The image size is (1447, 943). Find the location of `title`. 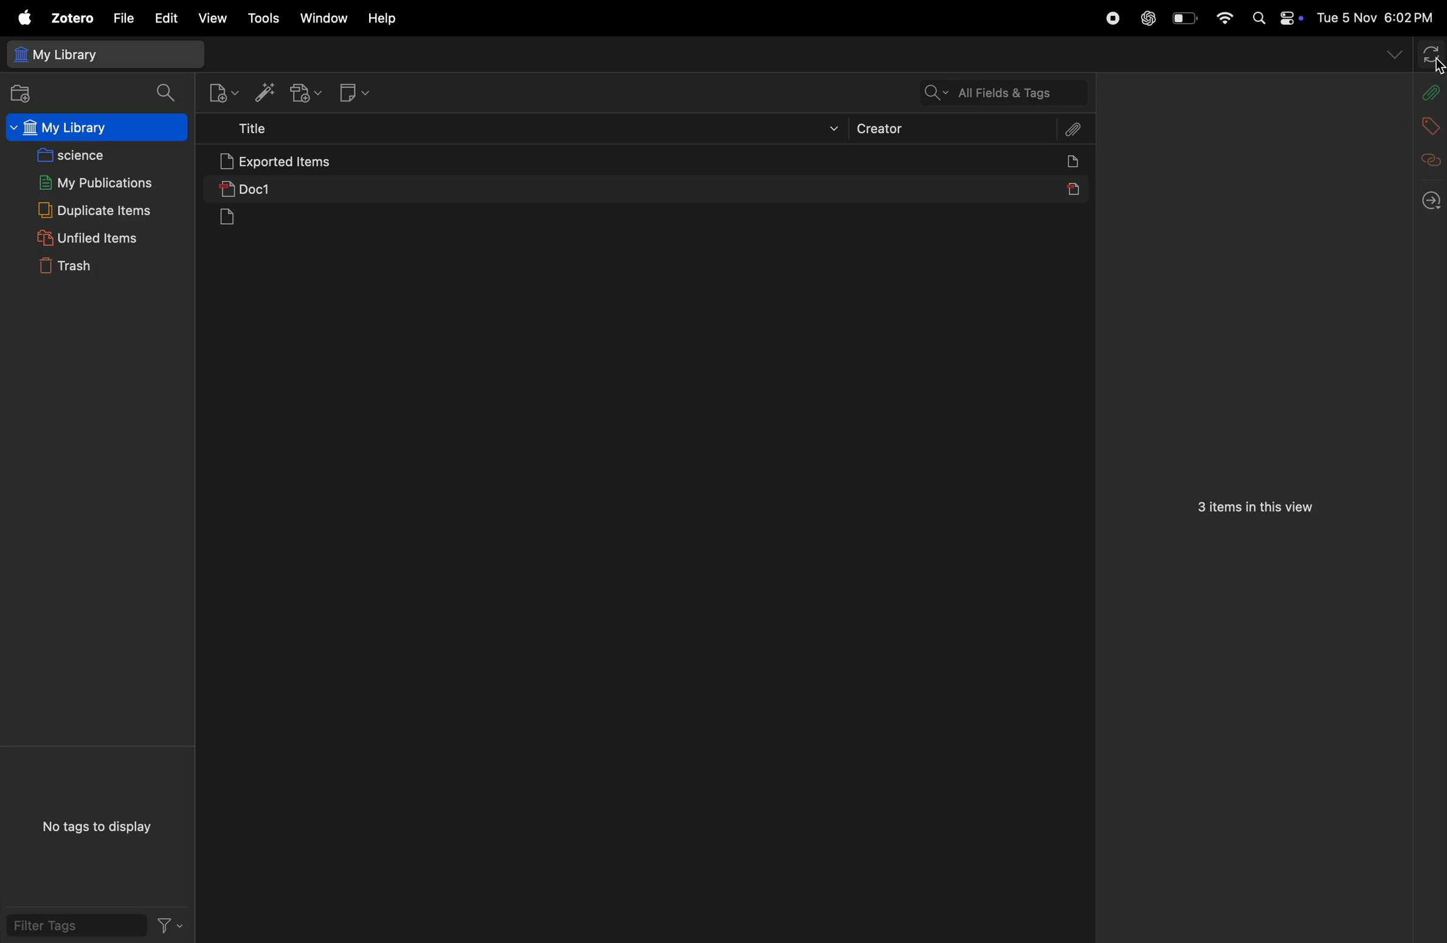

title is located at coordinates (516, 129).